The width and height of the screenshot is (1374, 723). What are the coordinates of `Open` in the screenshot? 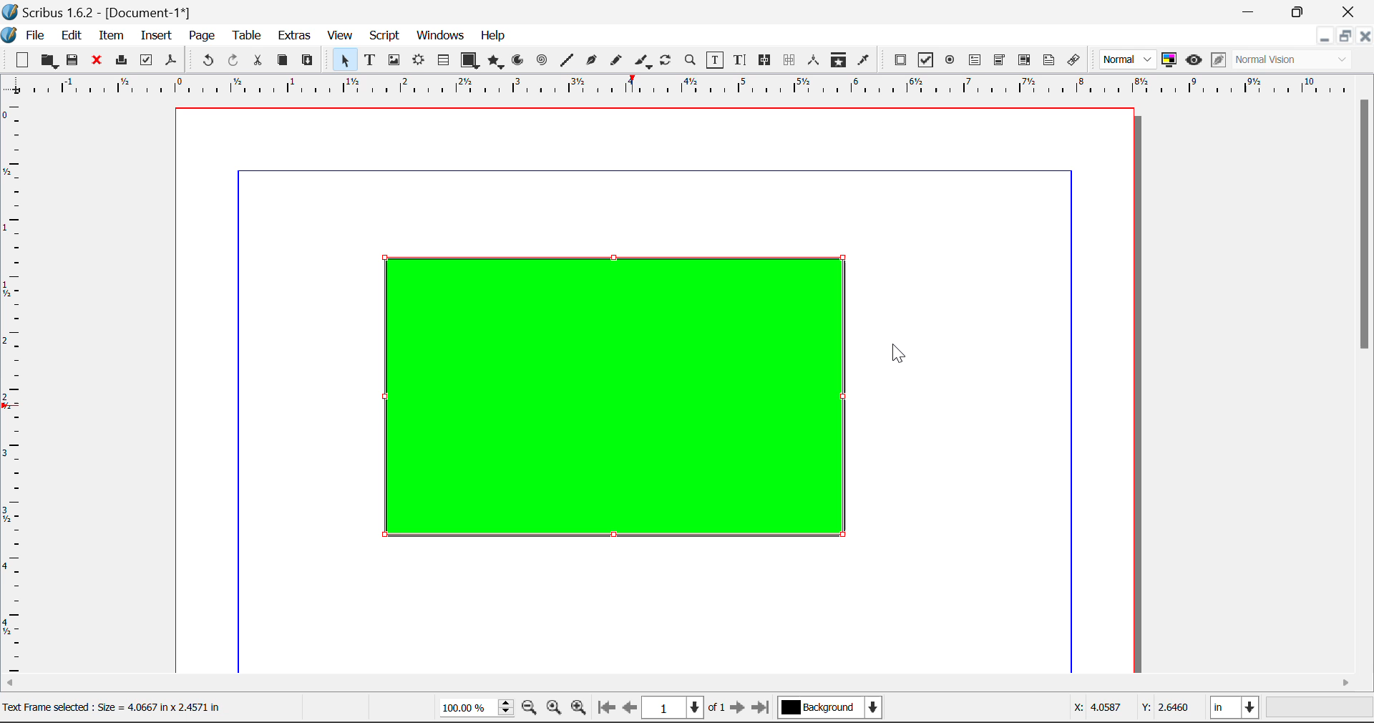 It's located at (49, 61).